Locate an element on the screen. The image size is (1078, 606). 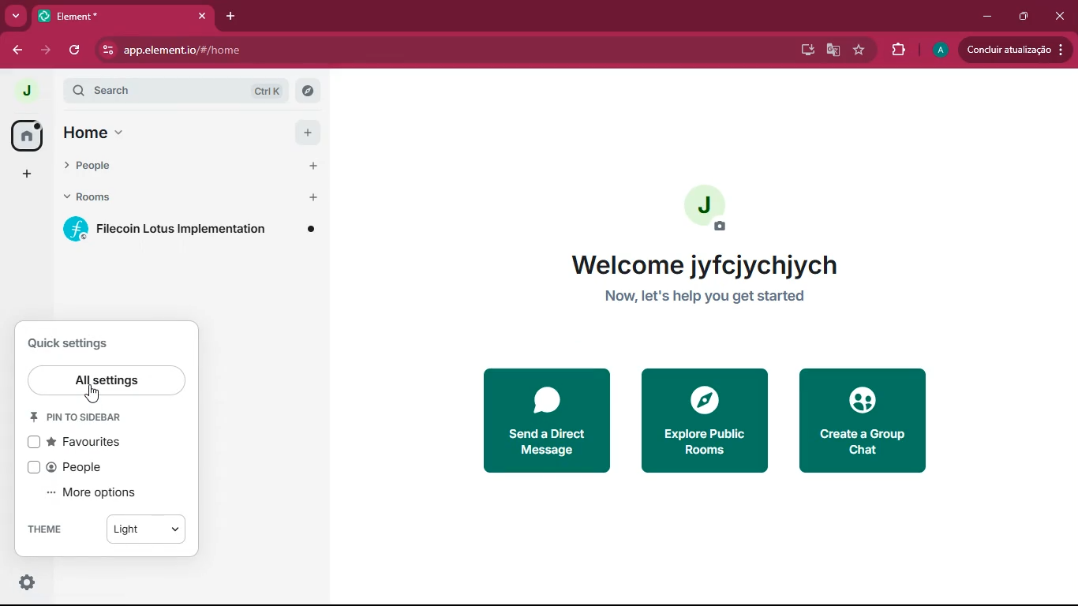
search ctrl k is located at coordinates (185, 91).